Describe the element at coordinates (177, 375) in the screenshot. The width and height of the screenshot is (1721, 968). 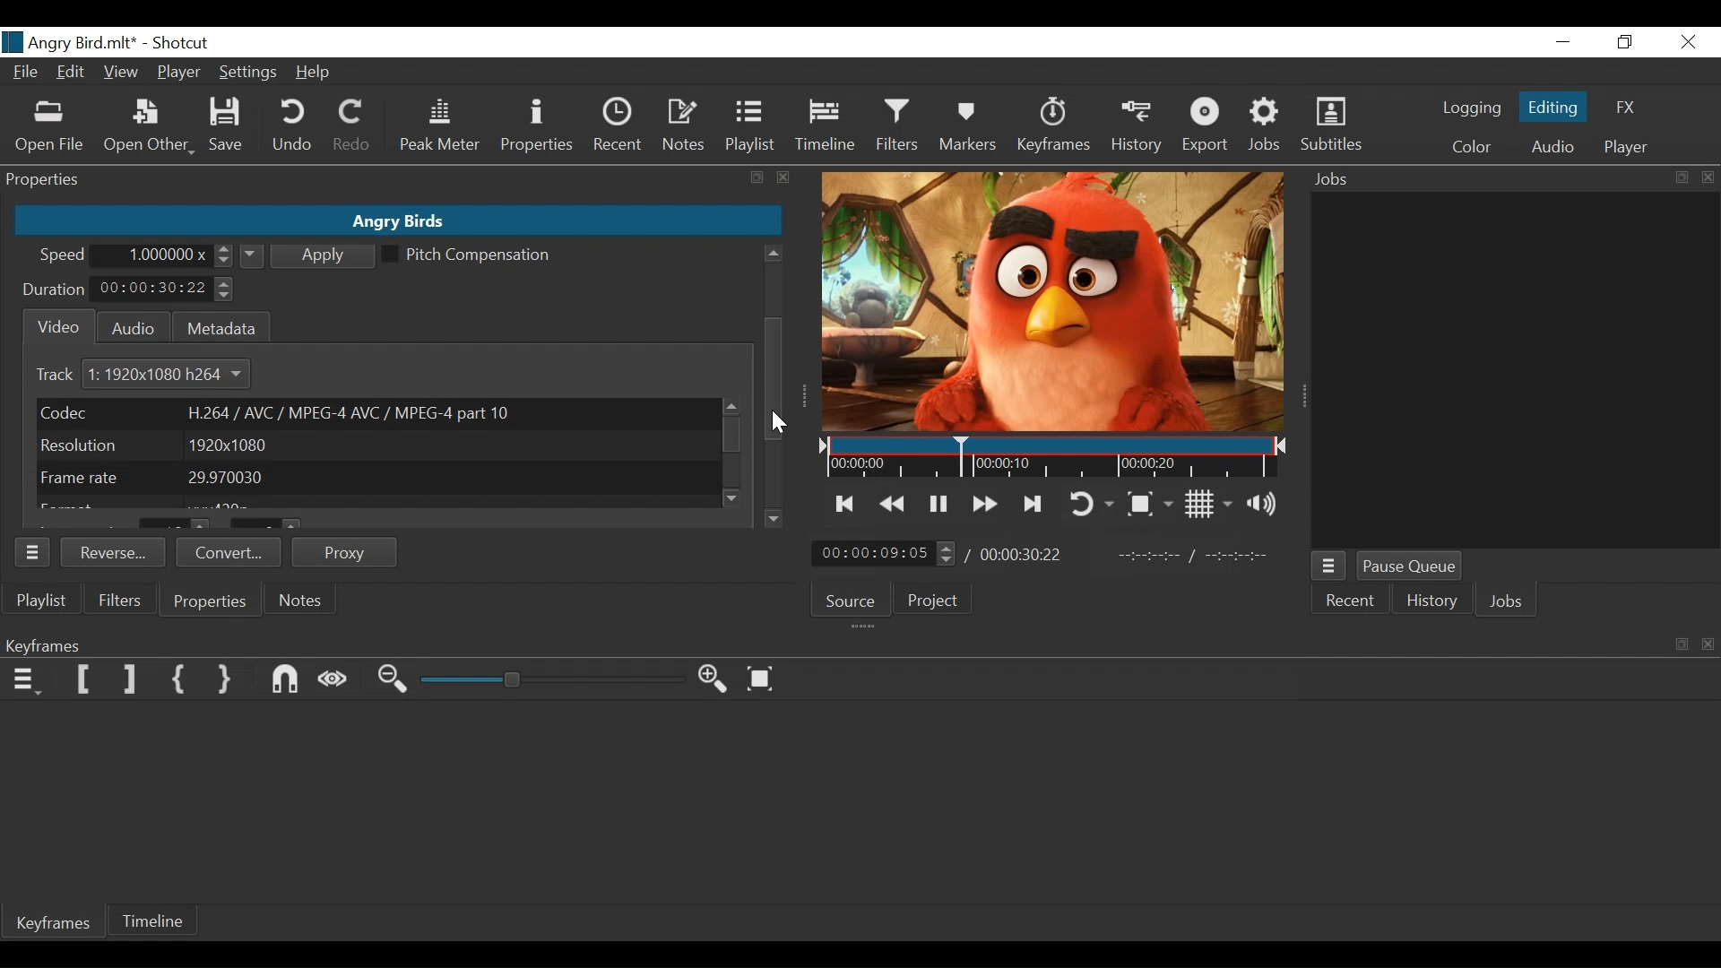
I see `Track Size` at that location.